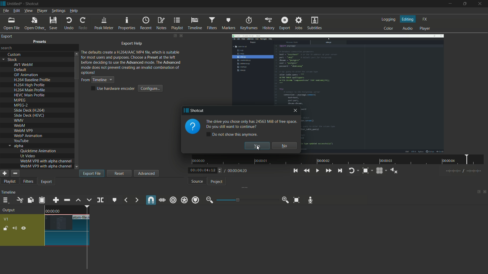 The height and width of the screenshot is (274, 488). Describe the element at coordinates (249, 23) in the screenshot. I see `keyframes` at that location.